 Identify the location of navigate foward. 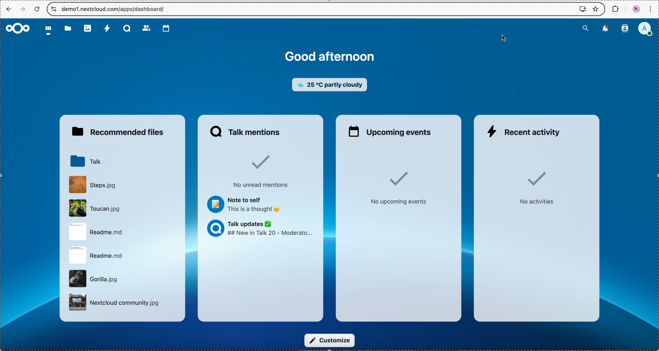
(24, 9).